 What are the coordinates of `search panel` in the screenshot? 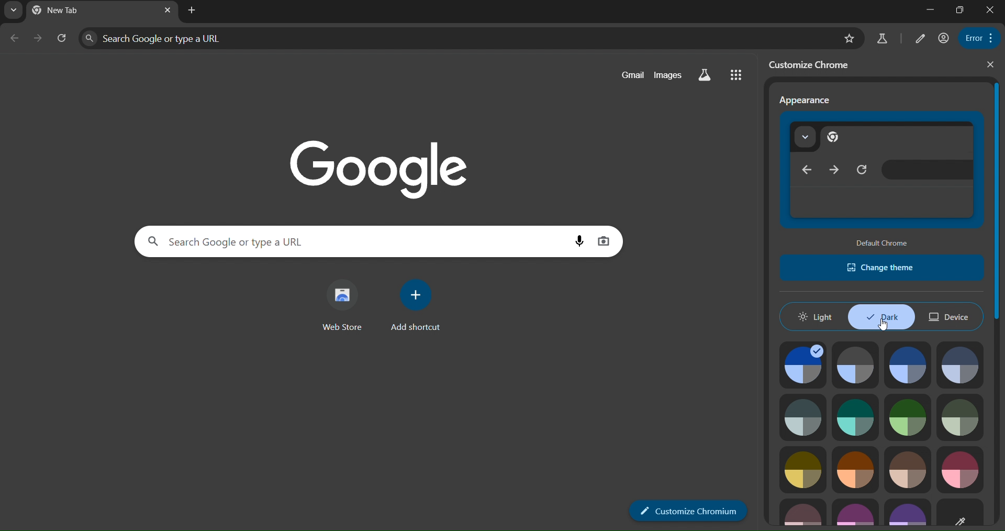 It's located at (352, 241).